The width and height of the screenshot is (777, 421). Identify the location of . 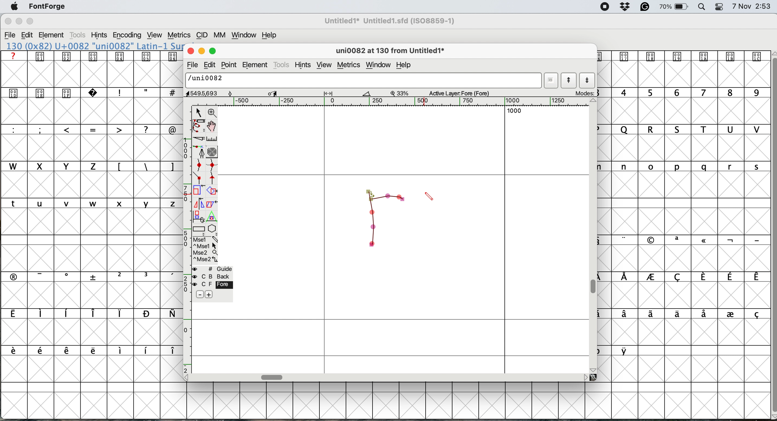
(31, 13).